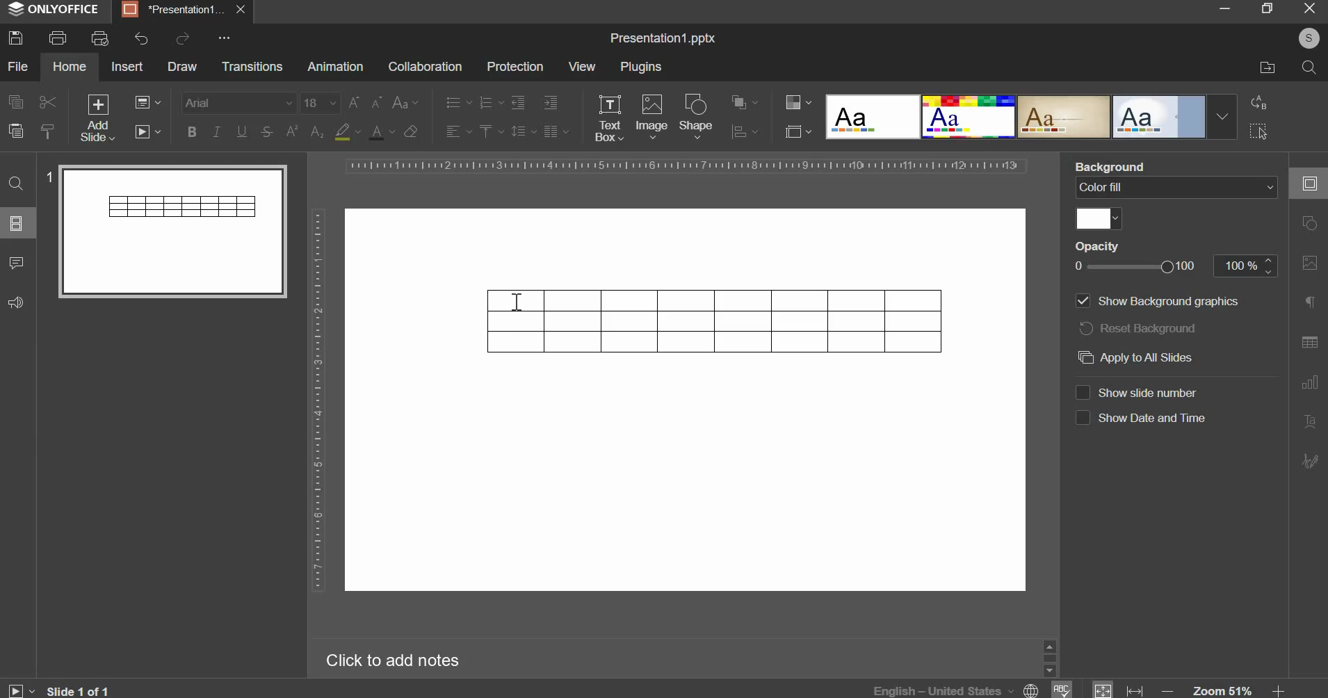 This screenshot has height=698, width=1328. Describe the element at coordinates (182, 38) in the screenshot. I see `redo` at that location.